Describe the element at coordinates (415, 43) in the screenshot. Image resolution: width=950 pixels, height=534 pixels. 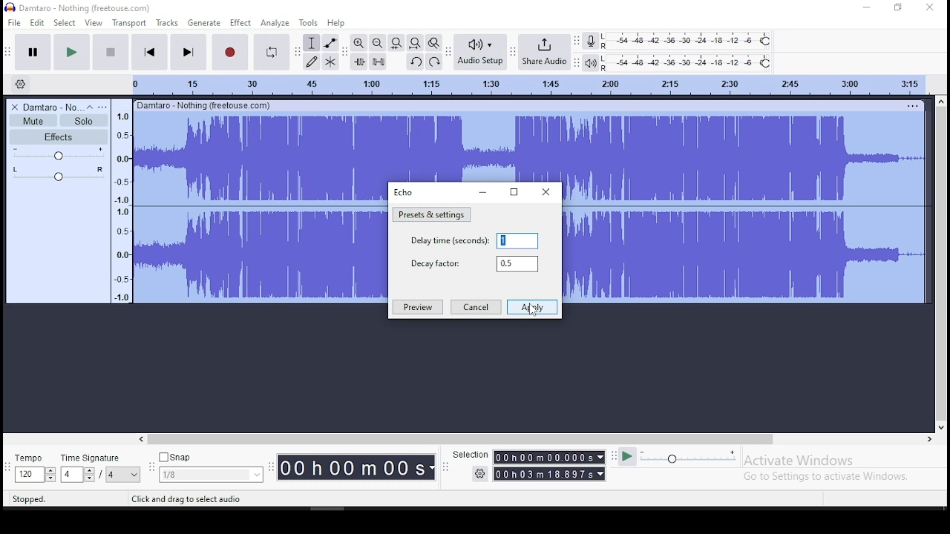
I see `fit project to width` at that location.